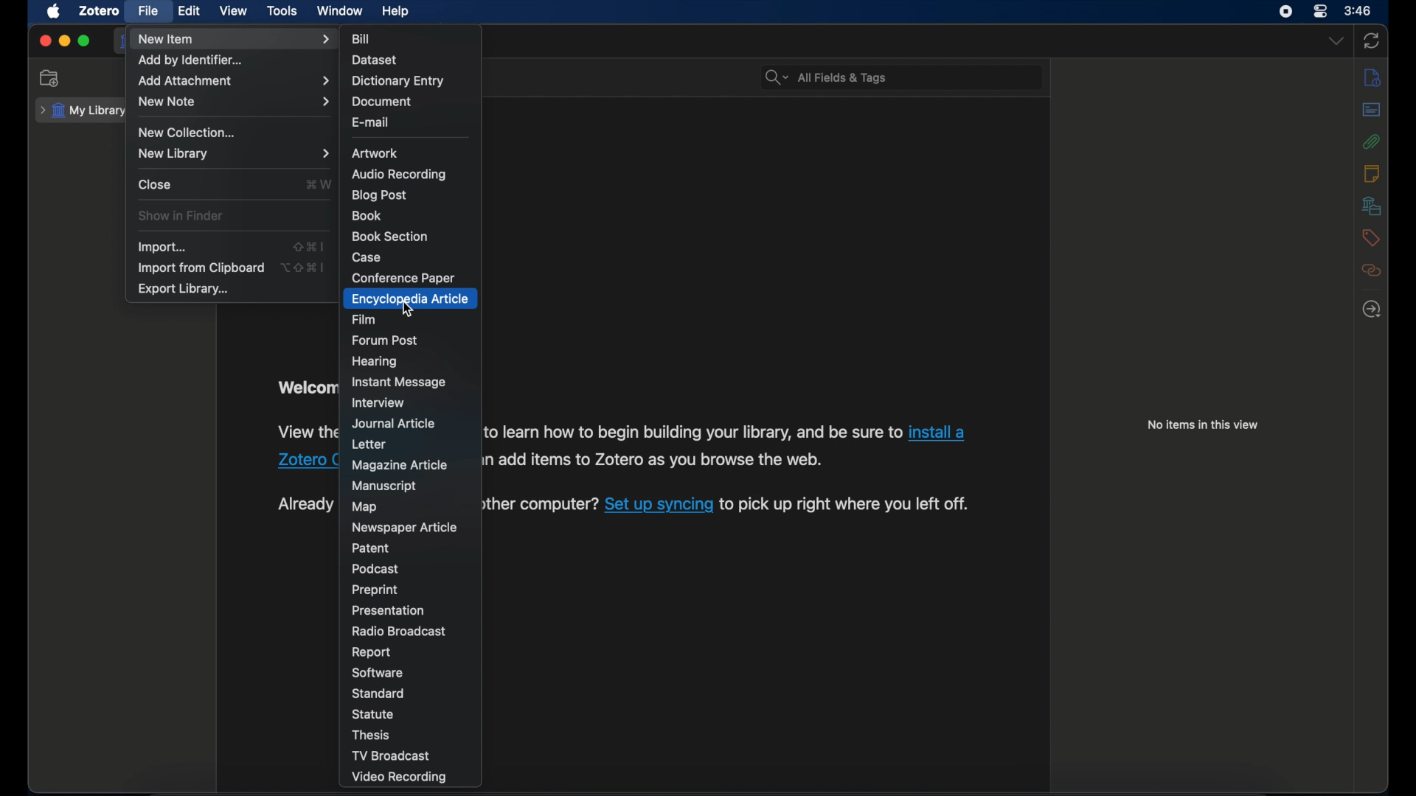 Image resolution: width=1416 pixels, height=796 pixels. Describe the element at coordinates (383, 102) in the screenshot. I see `document` at that location.